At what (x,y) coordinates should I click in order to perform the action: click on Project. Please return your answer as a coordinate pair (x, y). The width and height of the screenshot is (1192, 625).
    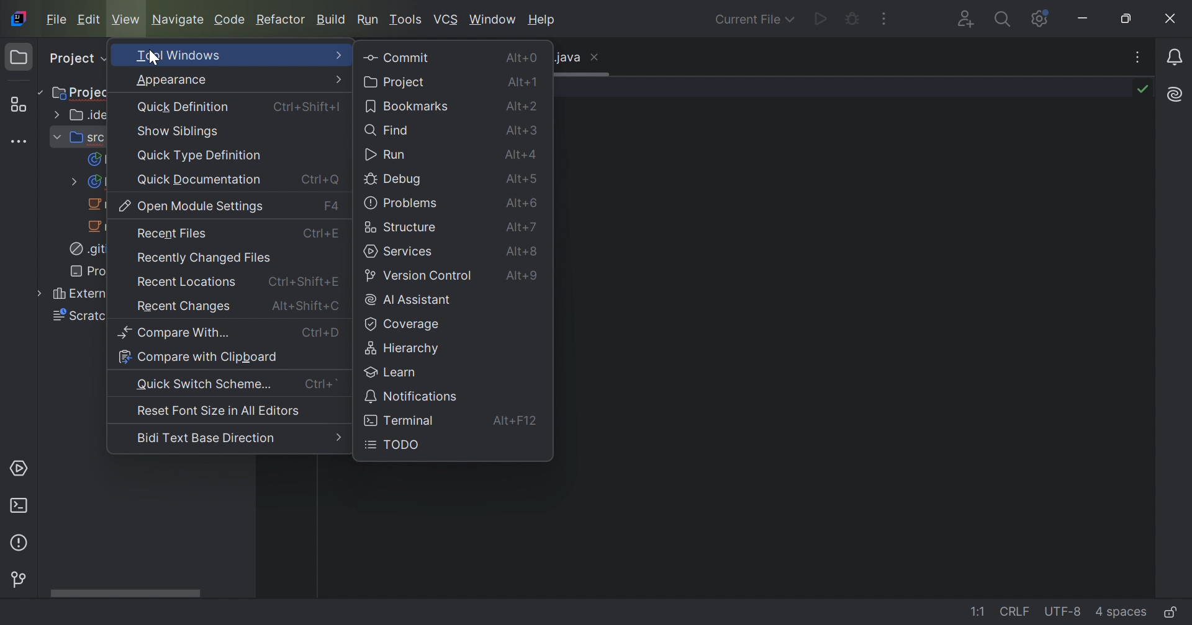
    Looking at the image, I should click on (397, 83).